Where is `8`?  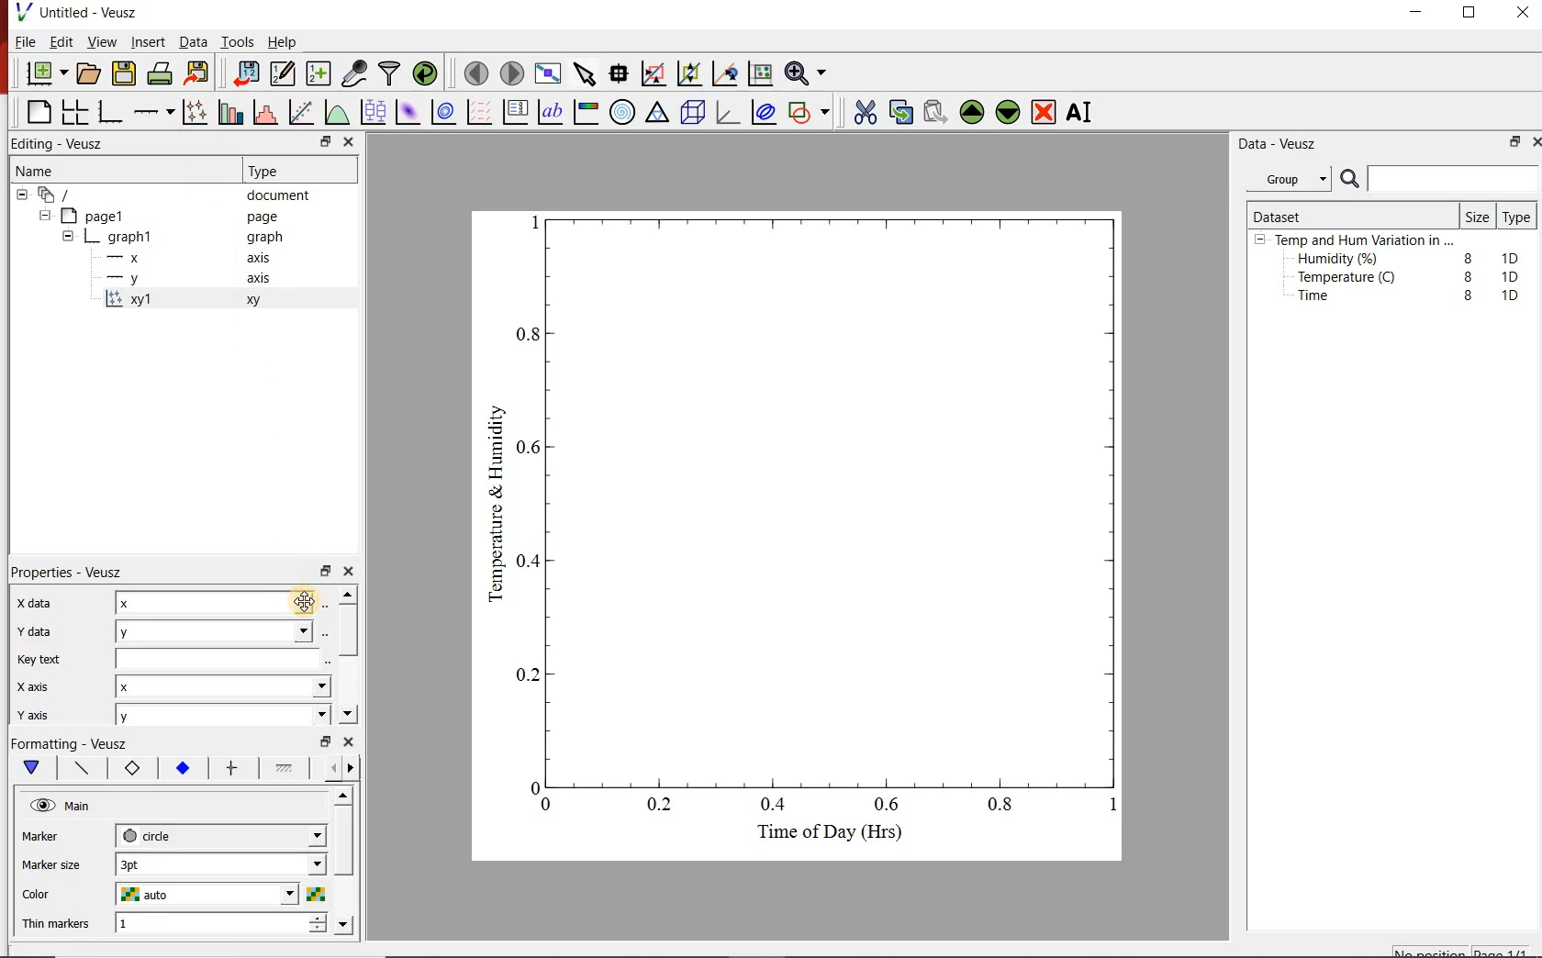 8 is located at coordinates (1465, 275).